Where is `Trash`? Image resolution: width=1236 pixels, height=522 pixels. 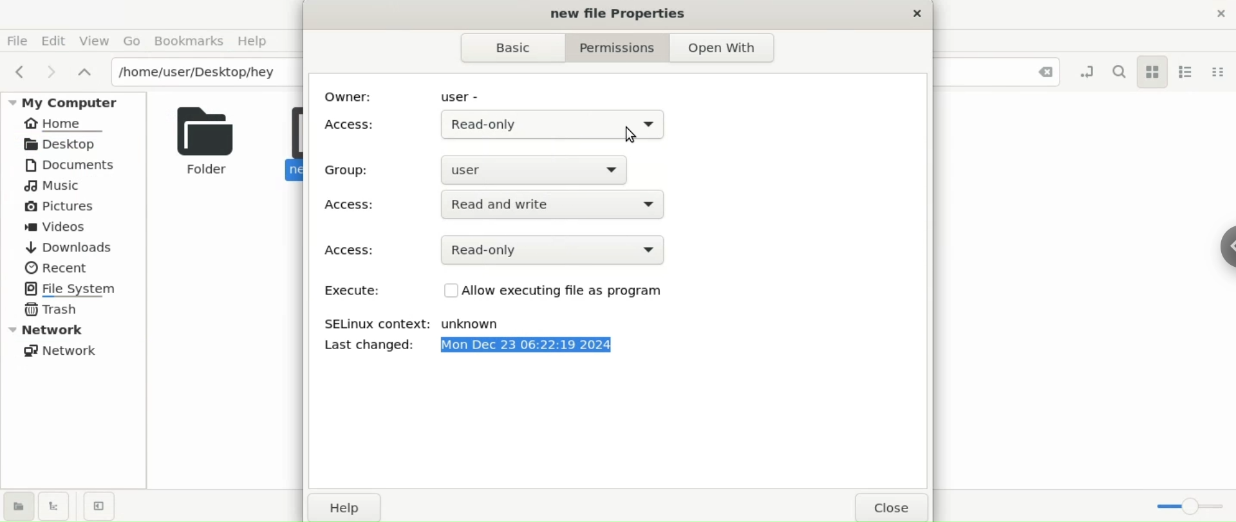
Trash is located at coordinates (53, 310).